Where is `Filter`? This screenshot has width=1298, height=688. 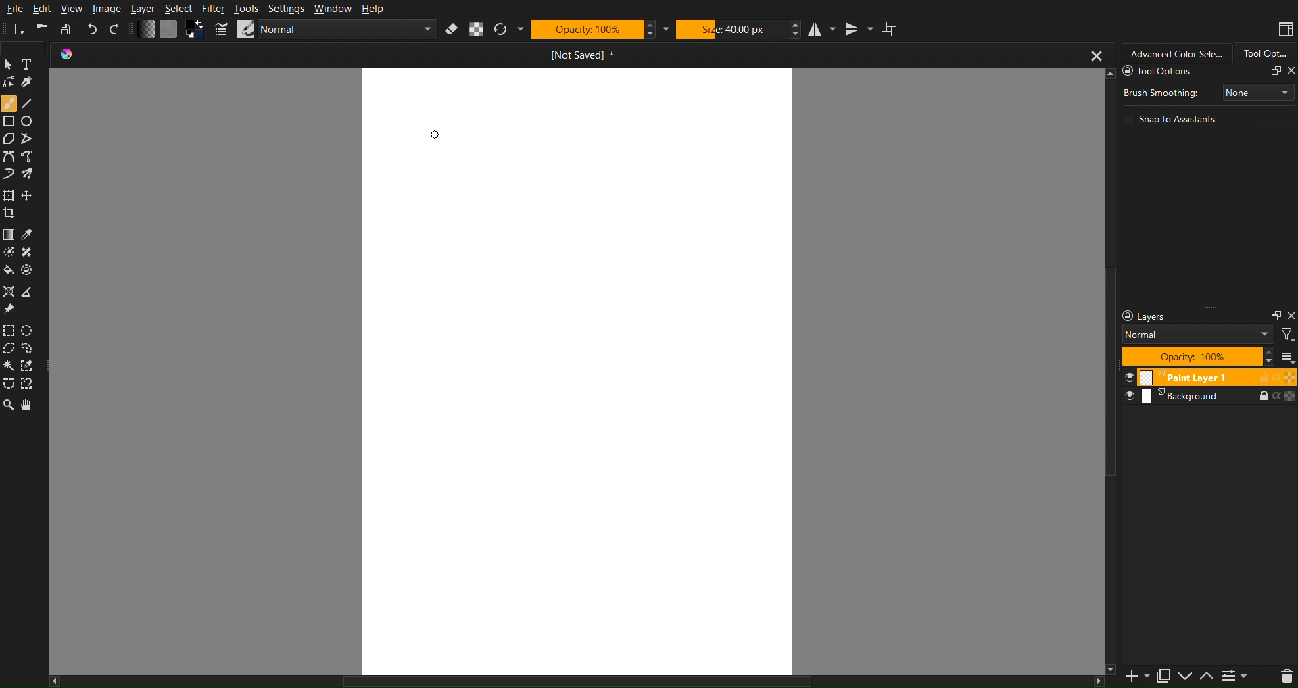 Filter is located at coordinates (213, 8).